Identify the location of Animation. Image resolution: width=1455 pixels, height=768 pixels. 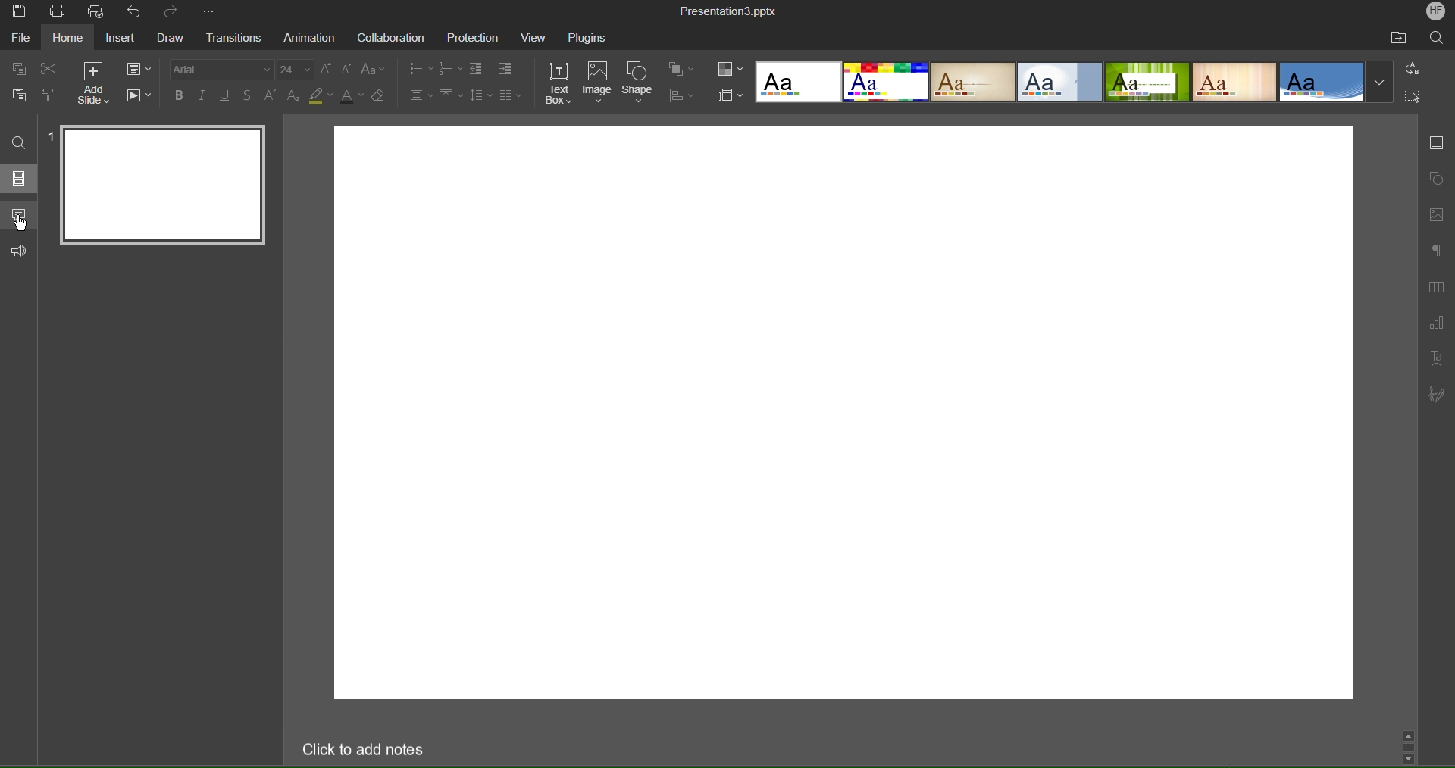
(311, 39).